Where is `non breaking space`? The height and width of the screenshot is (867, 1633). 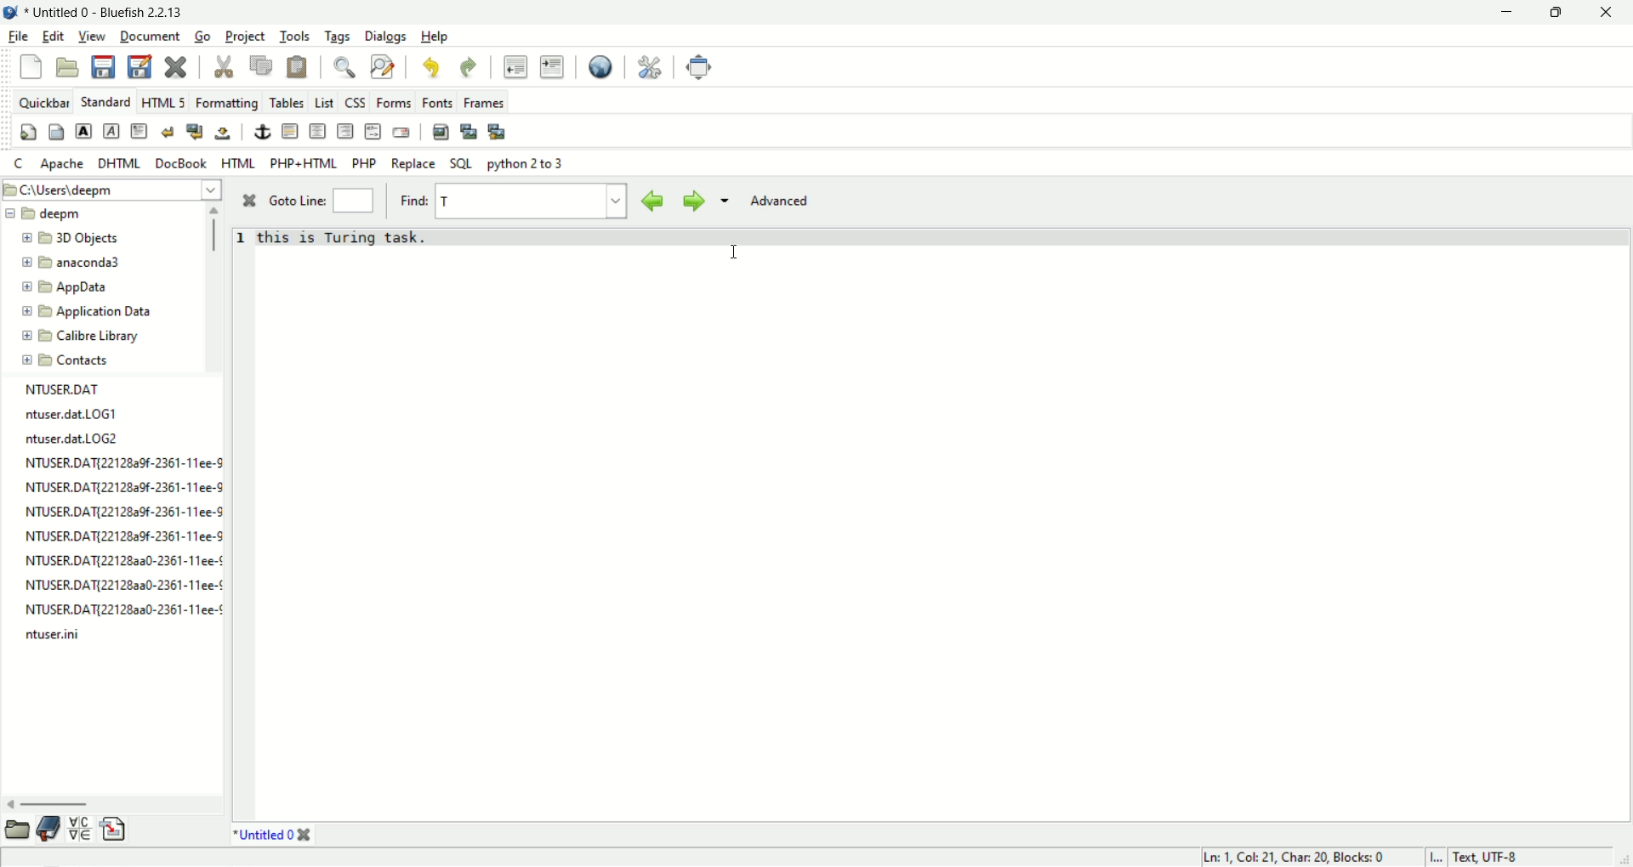
non breaking space is located at coordinates (224, 133).